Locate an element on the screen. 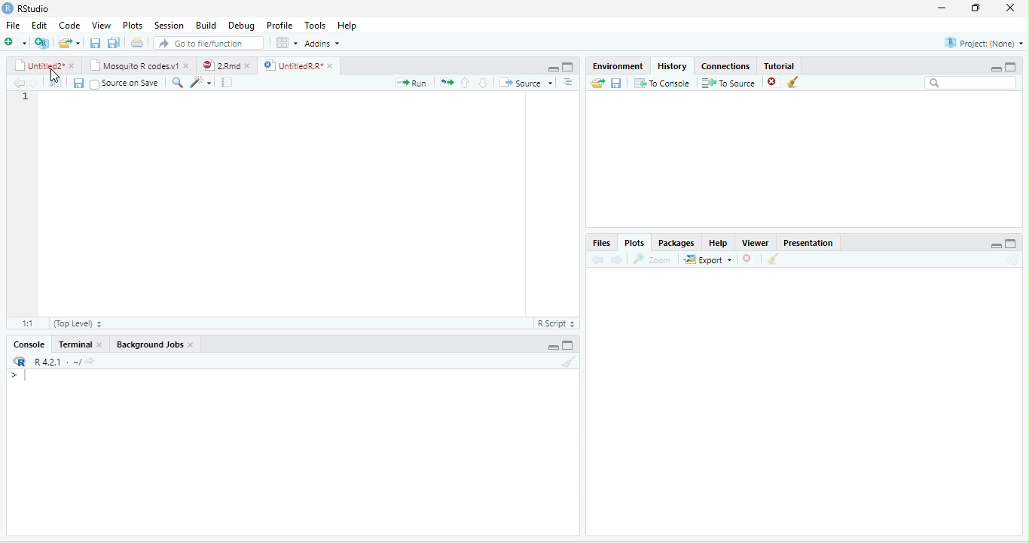 This screenshot has width=1029, height=543. R is located at coordinates (54, 362).